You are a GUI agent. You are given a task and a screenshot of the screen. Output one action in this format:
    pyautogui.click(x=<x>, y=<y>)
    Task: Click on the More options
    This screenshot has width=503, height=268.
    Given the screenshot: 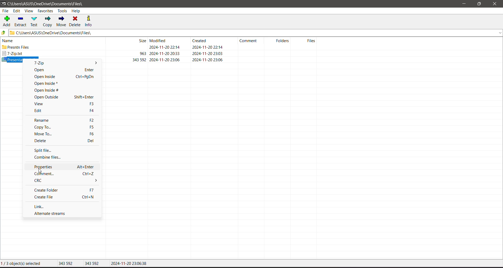 What is the action you would take?
    pyautogui.click(x=94, y=181)
    